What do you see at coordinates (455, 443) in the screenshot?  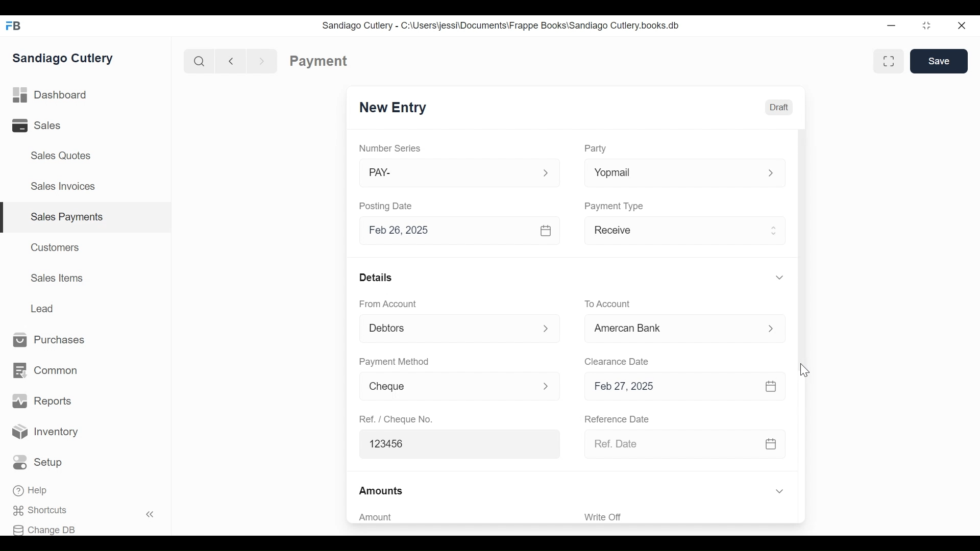 I see `123456` at bounding box center [455, 443].